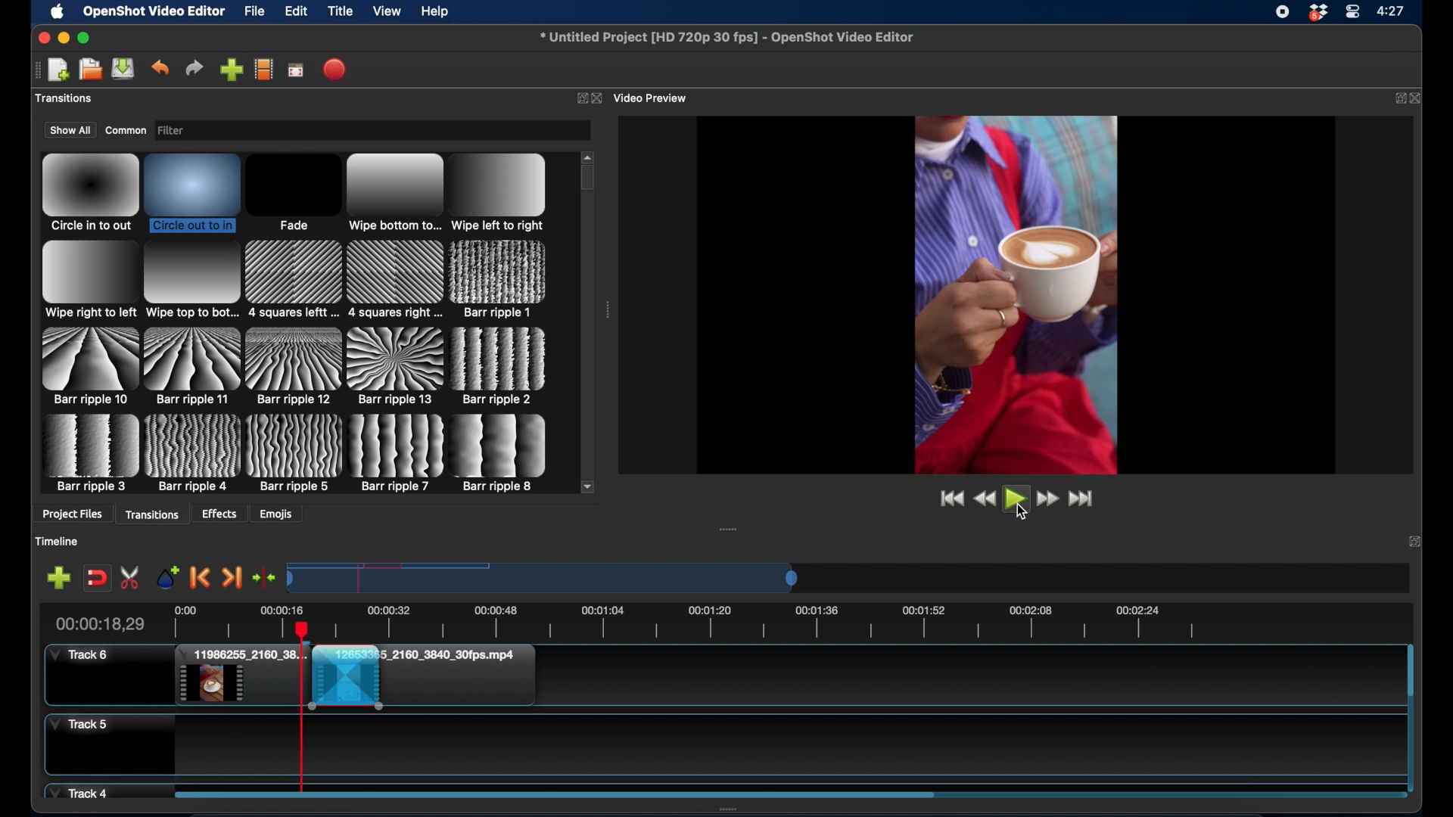 Image resolution: width=1453 pixels, height=817 pixels. What do you see at coordinates (124, 69) in the screenshot?
I see `save project` at bounding box center [124, 69].